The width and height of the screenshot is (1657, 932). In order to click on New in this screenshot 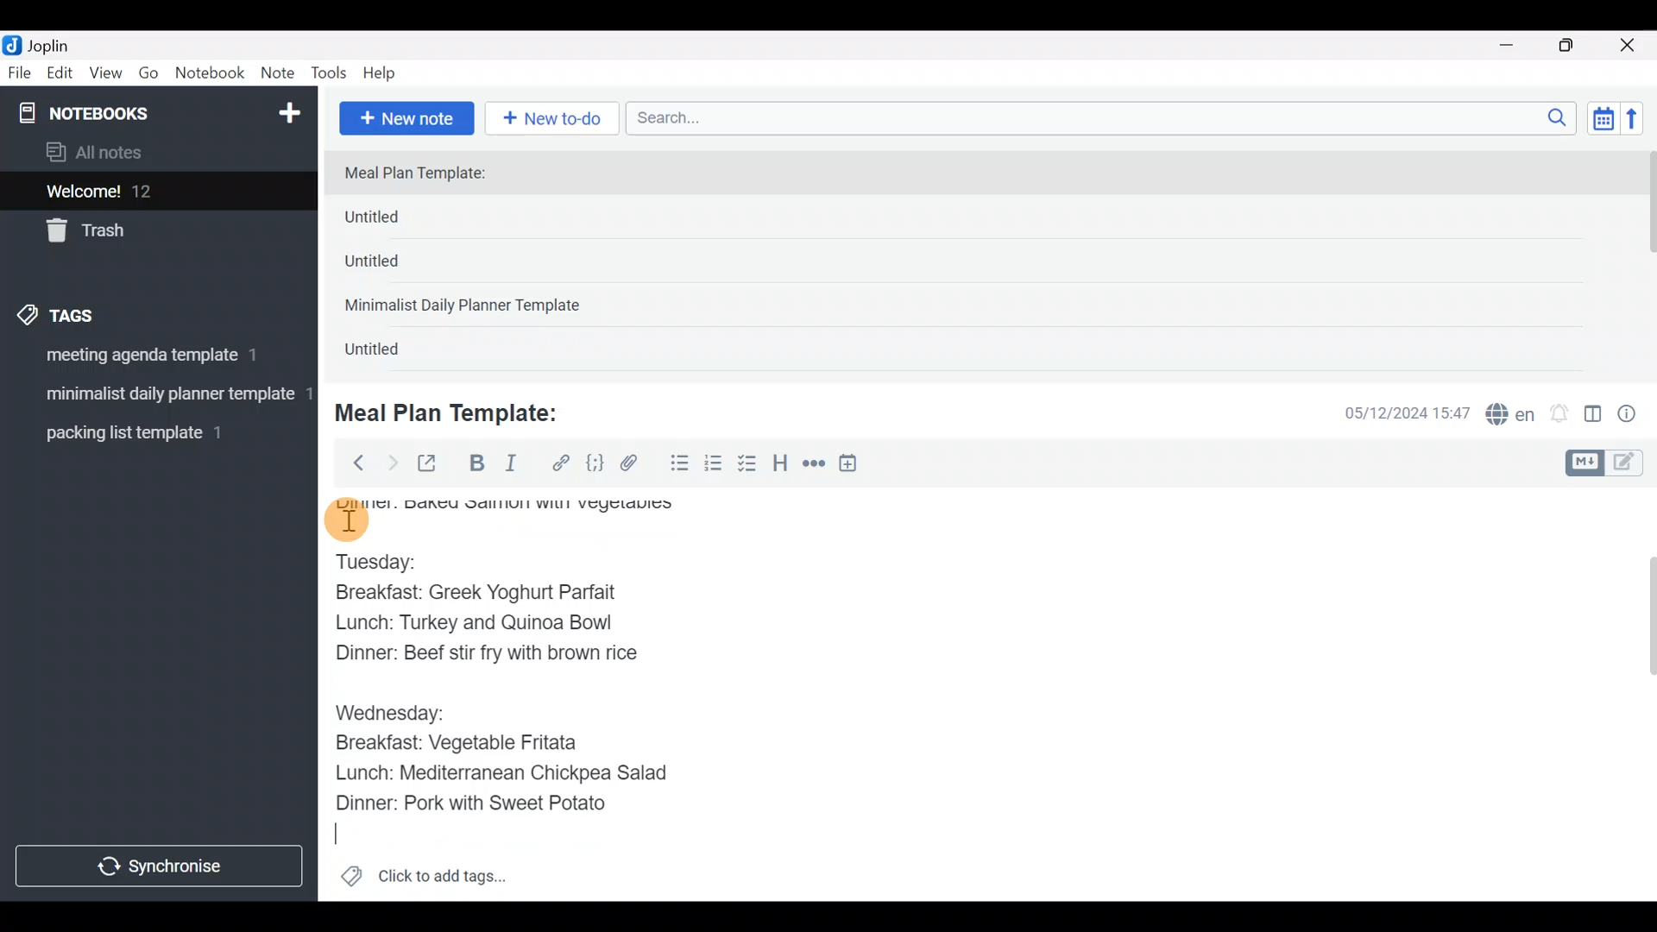, I will do `click(288, 110)`.